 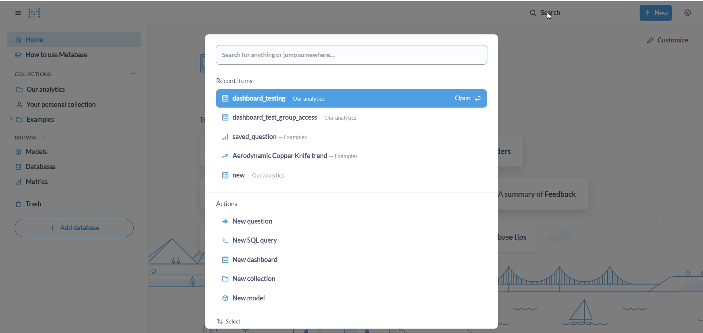 What do you see at coordinates (689, 13) in the screenshot?
I see `settings` at bounding box center [689, 13].